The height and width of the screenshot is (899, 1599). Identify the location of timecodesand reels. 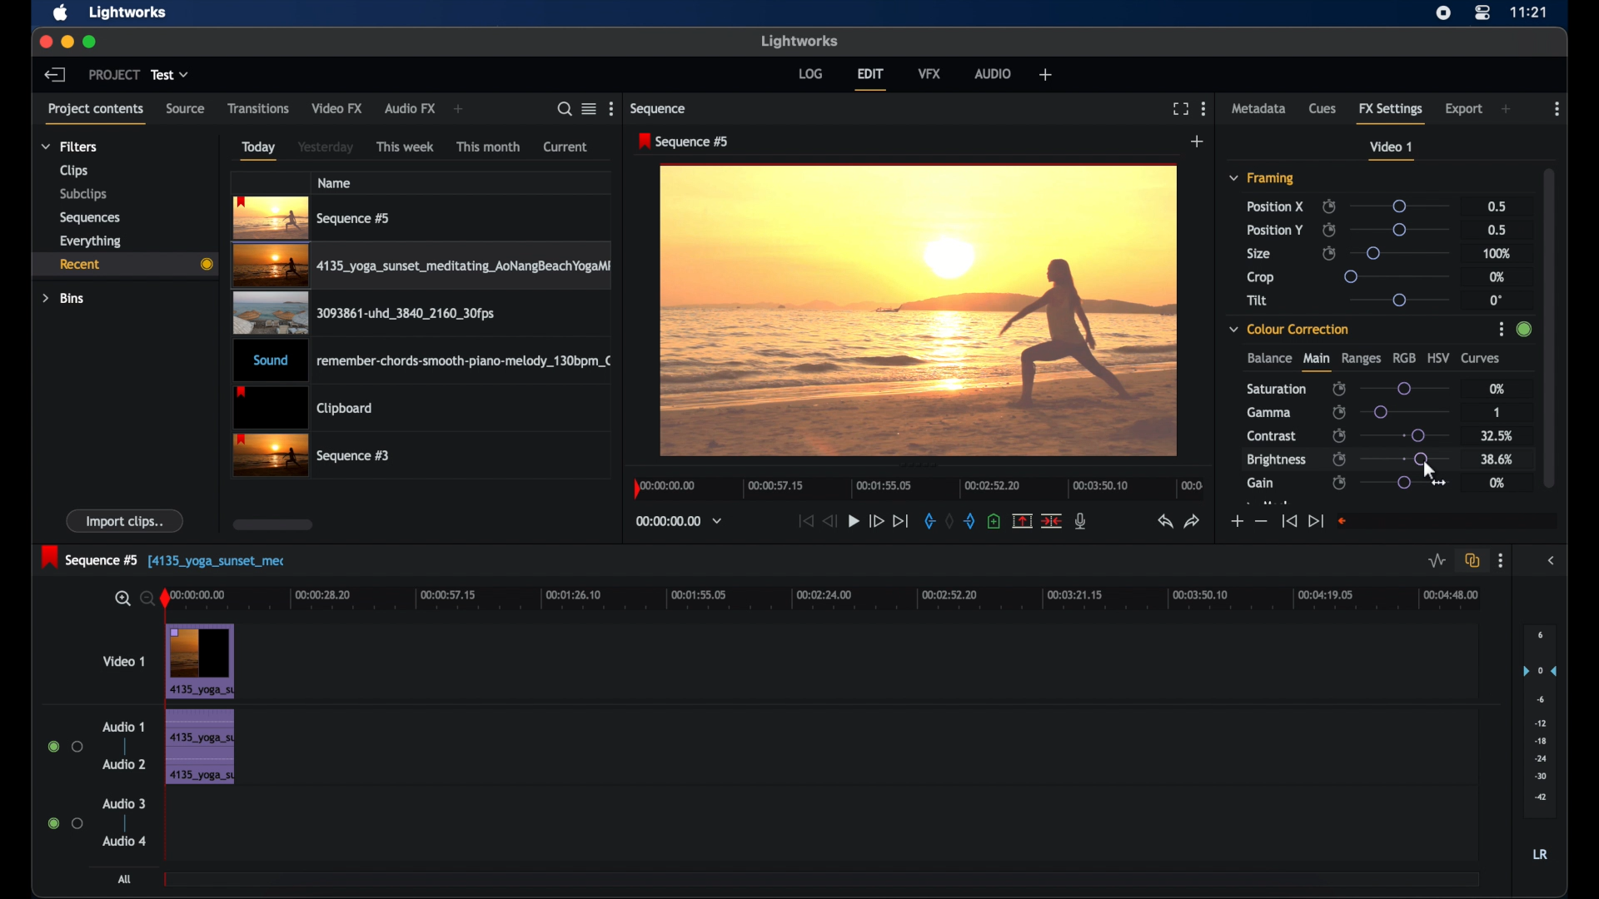
(680, 521).